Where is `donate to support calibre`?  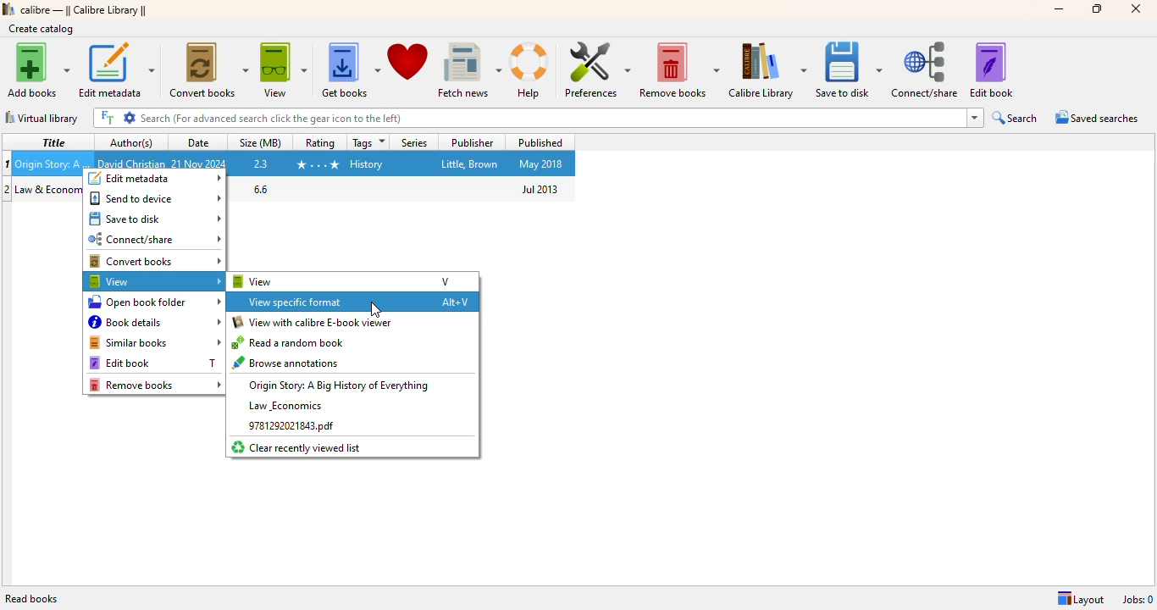
donate to support calibre is located at coordinates (408, 62).